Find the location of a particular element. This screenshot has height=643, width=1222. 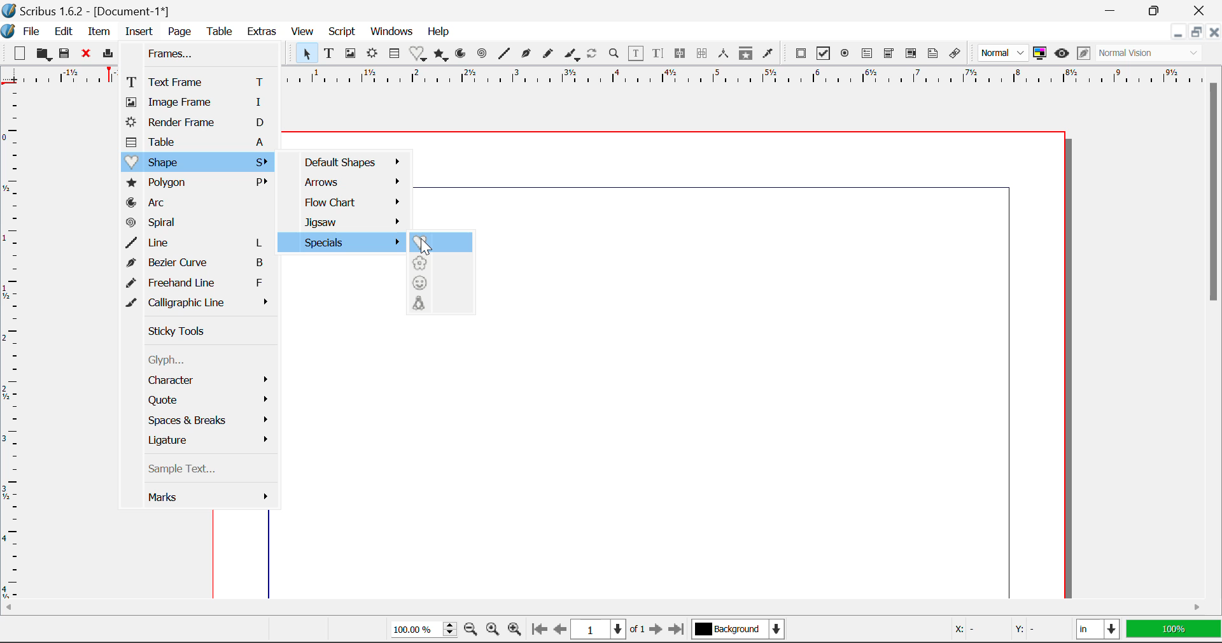

Save is located at coordinates (68, 55).